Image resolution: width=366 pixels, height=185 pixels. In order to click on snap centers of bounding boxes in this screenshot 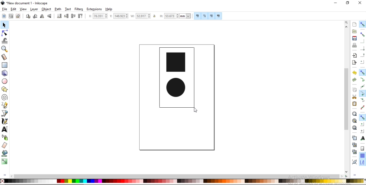, I will do `click(362, 62)`.